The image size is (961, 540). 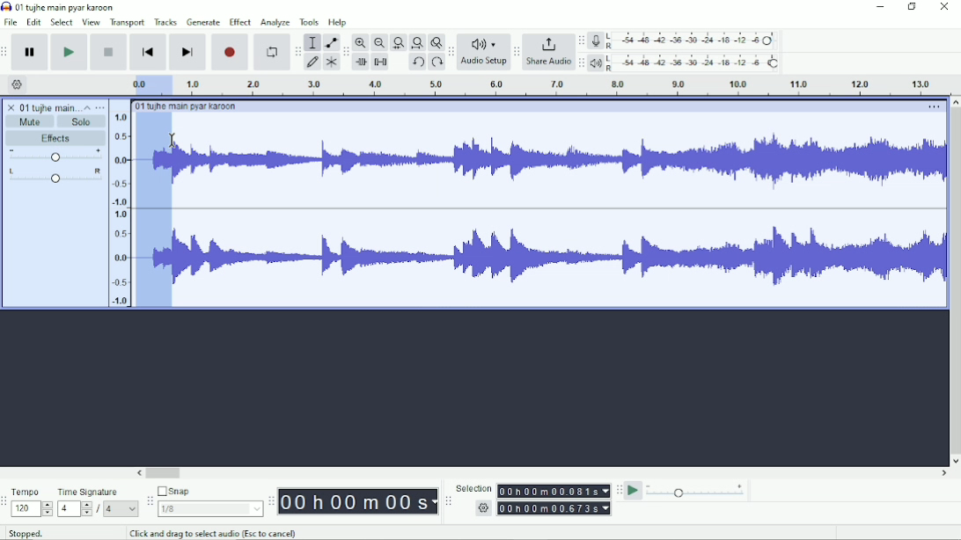 What do you see at coordinates (330, 43) in the screenshot?
I see `Envelope tool` at bounding box center [330, 43].